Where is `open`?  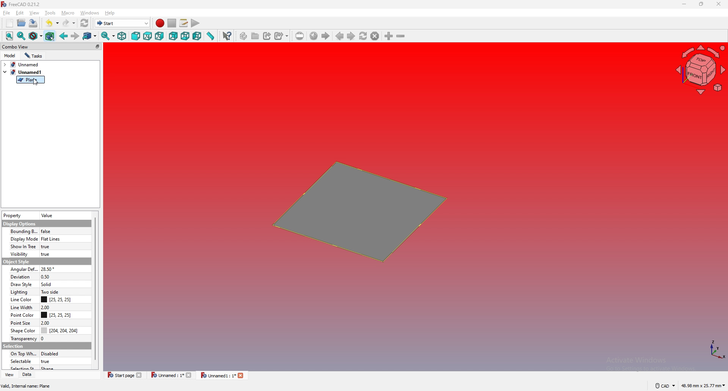
open is located at coordinates (22, 23).